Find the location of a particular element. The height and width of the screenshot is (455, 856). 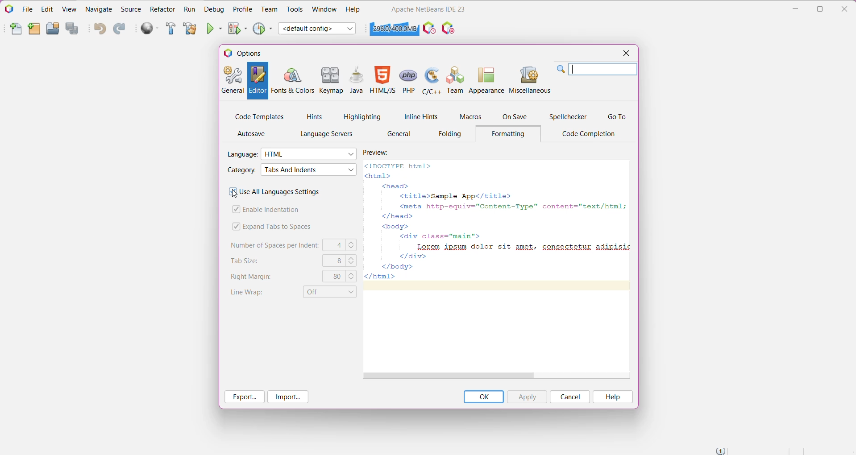

Inline Hints is located at coordinates (420, 116).